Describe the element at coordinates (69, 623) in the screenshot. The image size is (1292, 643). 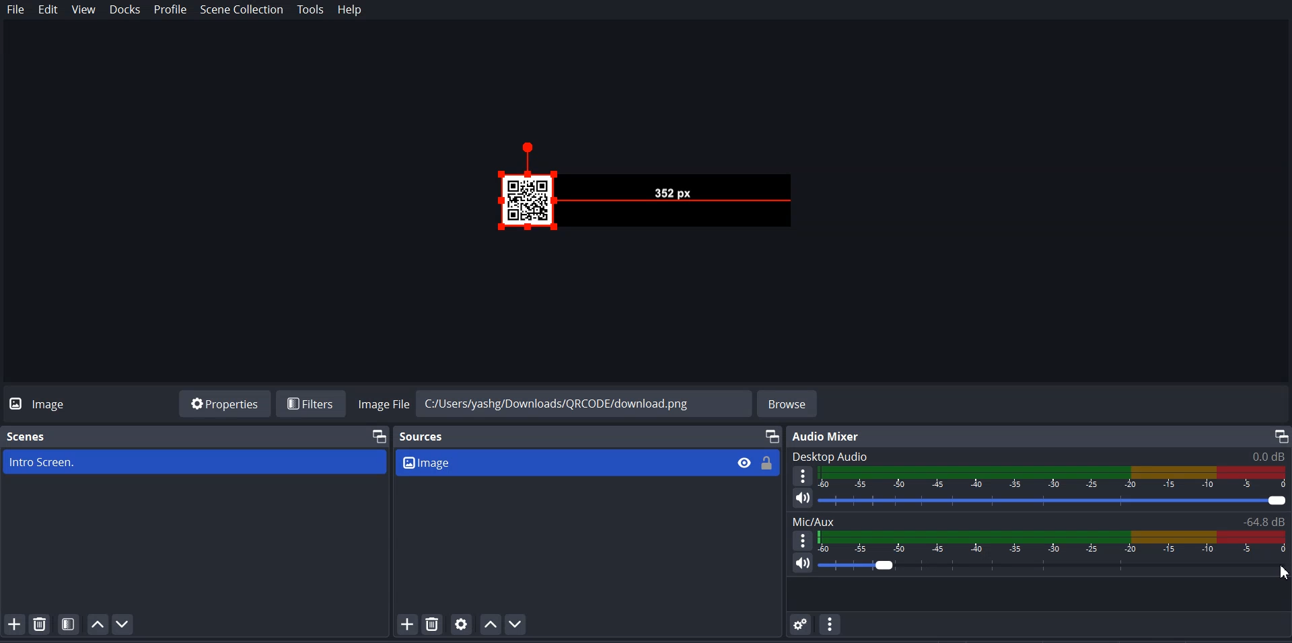
I see `Open scene Filter` at that location.